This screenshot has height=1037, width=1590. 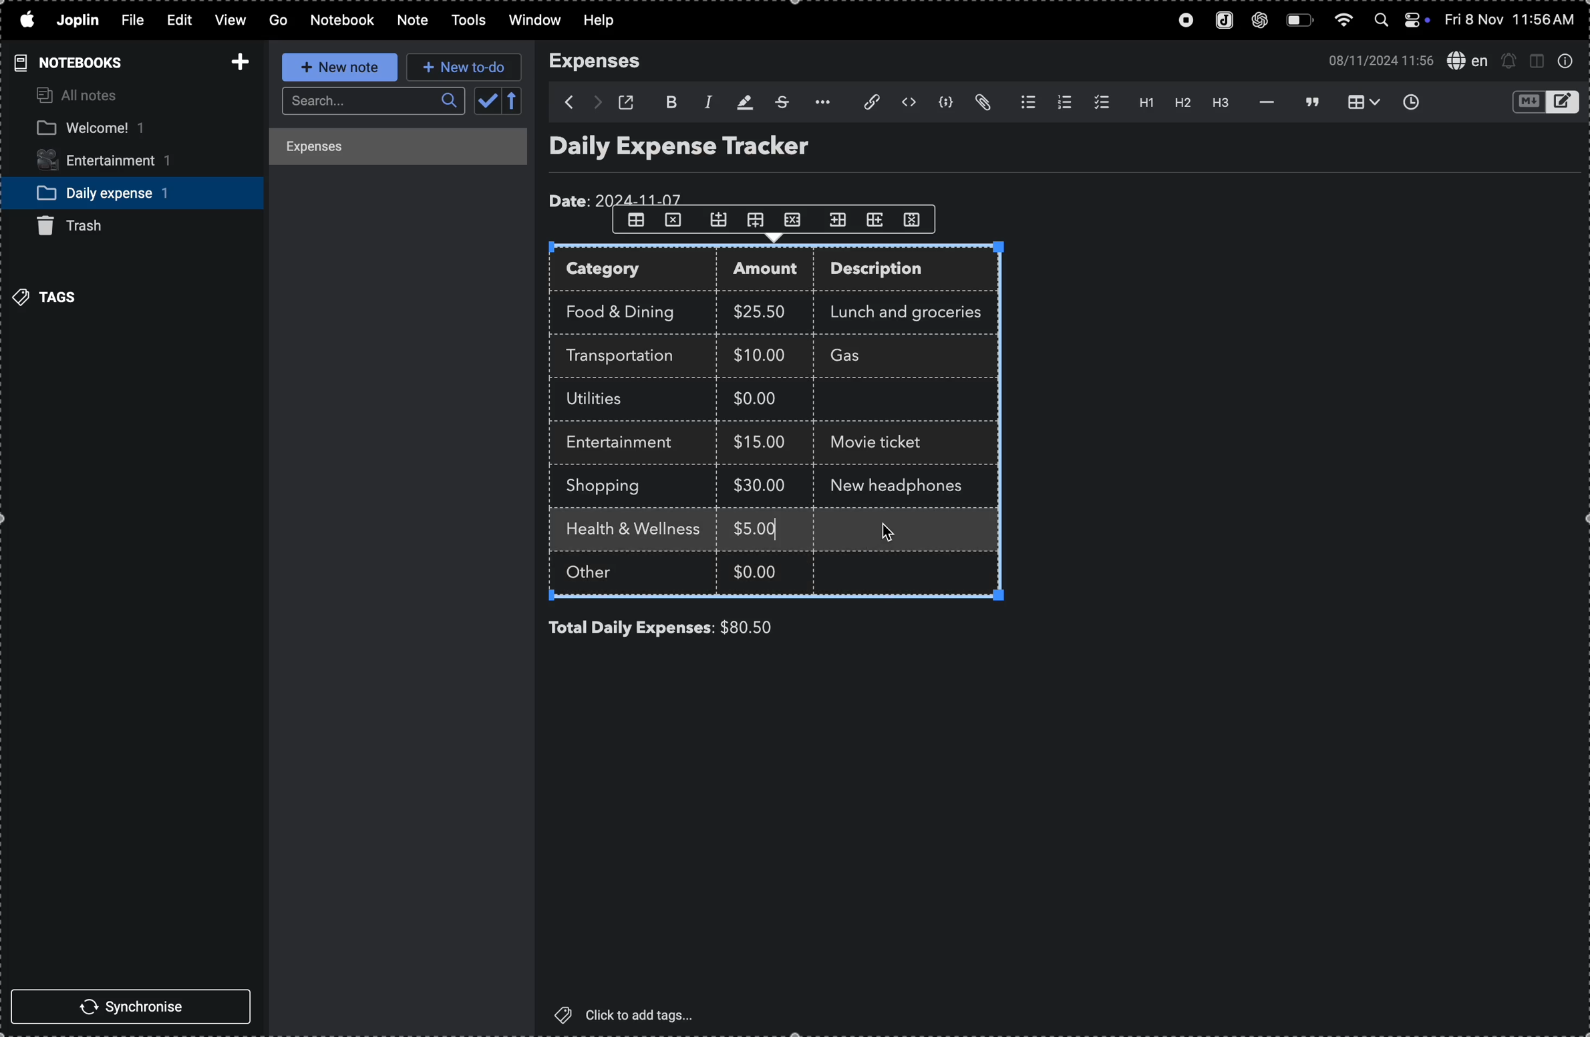 I want to click on expenses, so click(x=386, y=149).